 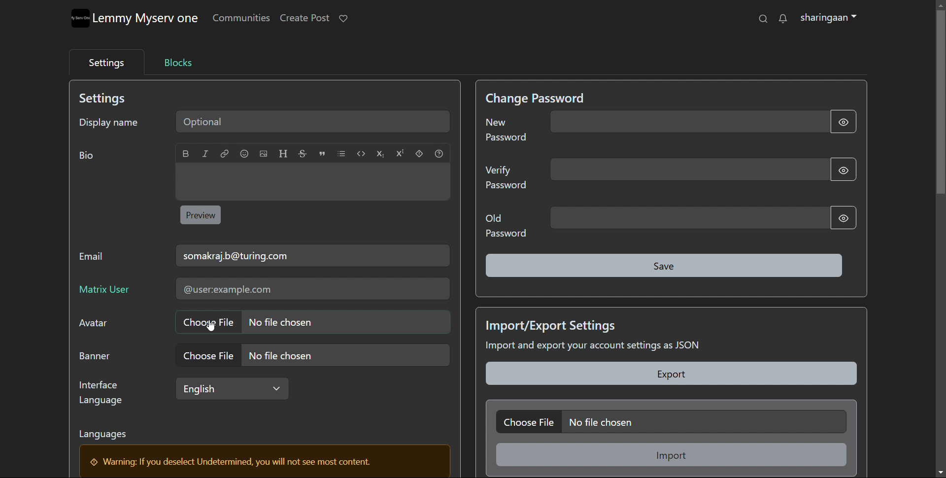 What do you see at coordinates (109, 436) in the screenshot?
I see `Languages` at bounding box center [109, 436].